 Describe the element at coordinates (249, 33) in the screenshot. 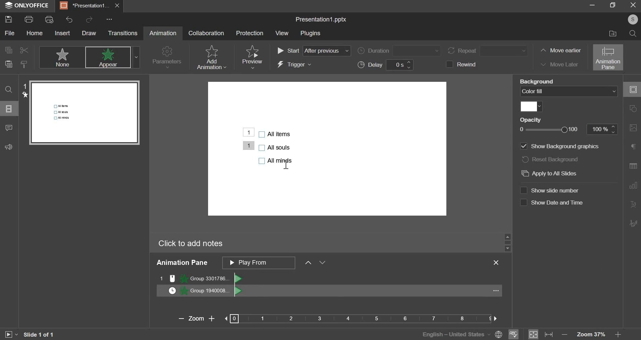

I see `protection` at that location.